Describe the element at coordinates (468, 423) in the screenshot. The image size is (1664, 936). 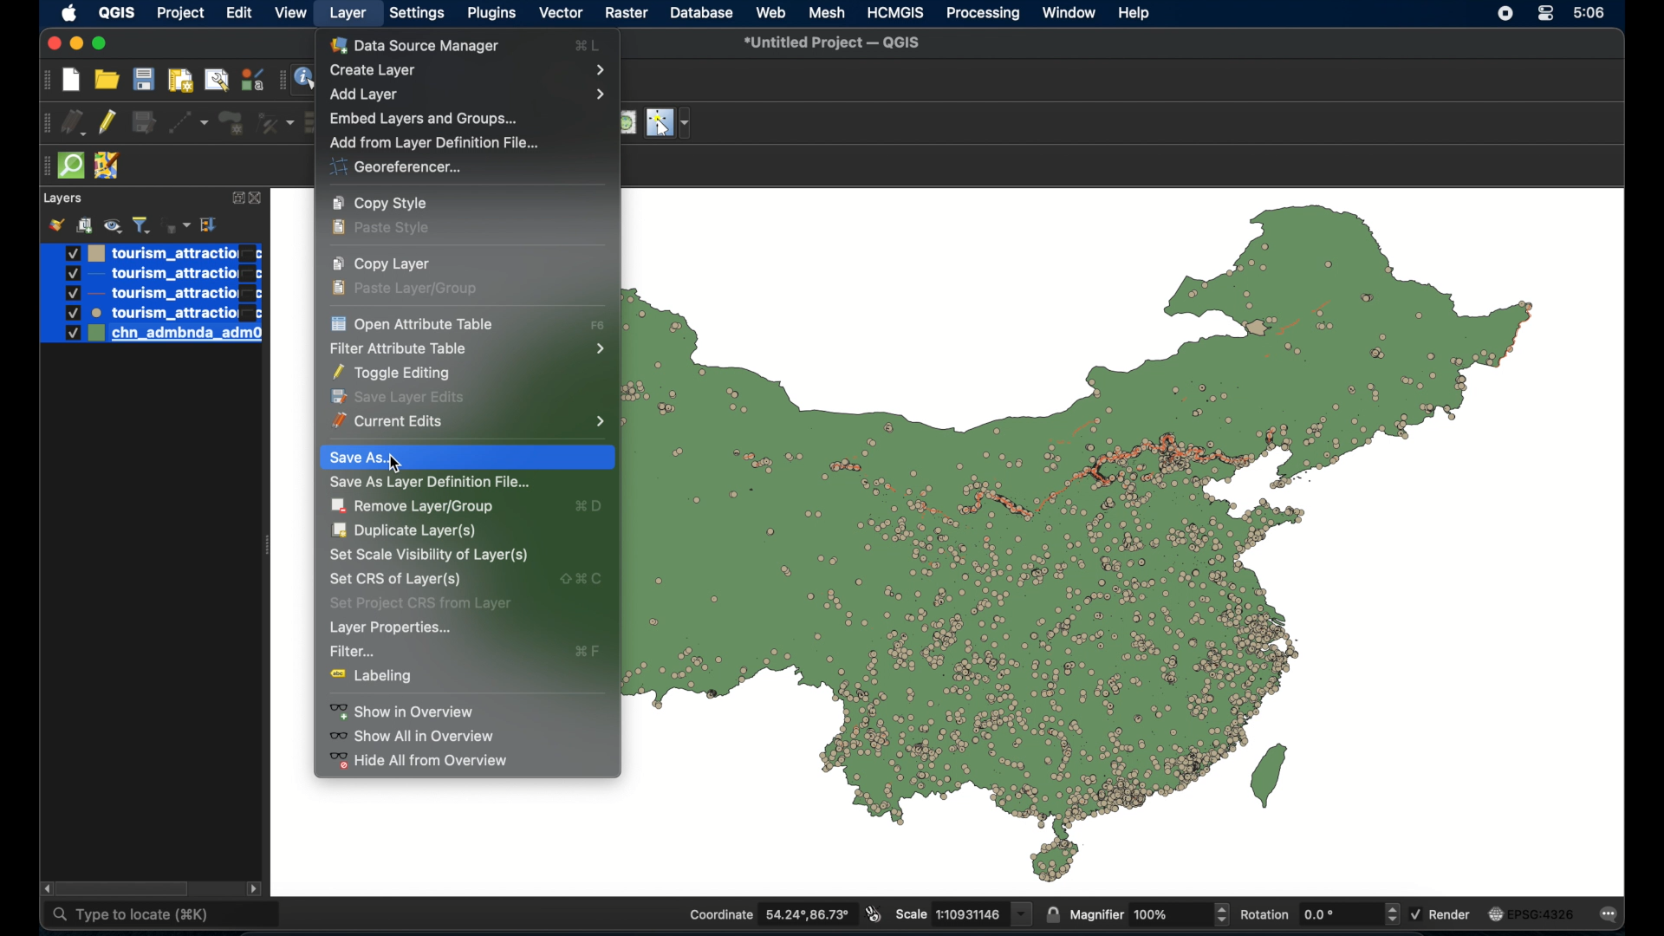
I see `current edits menu` at that location.